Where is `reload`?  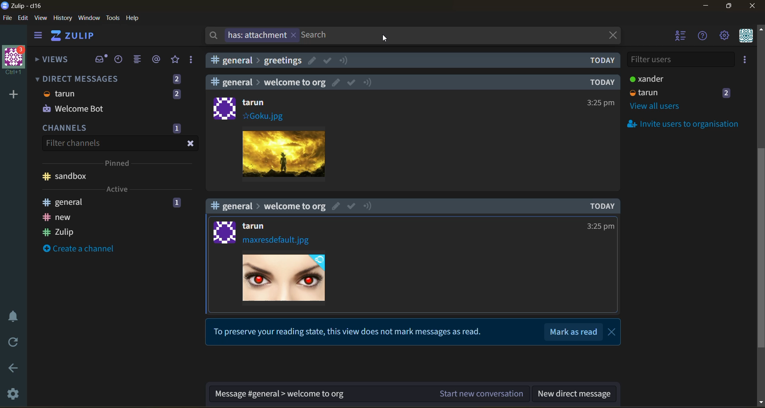 reload is located at coordinates (14, 341).